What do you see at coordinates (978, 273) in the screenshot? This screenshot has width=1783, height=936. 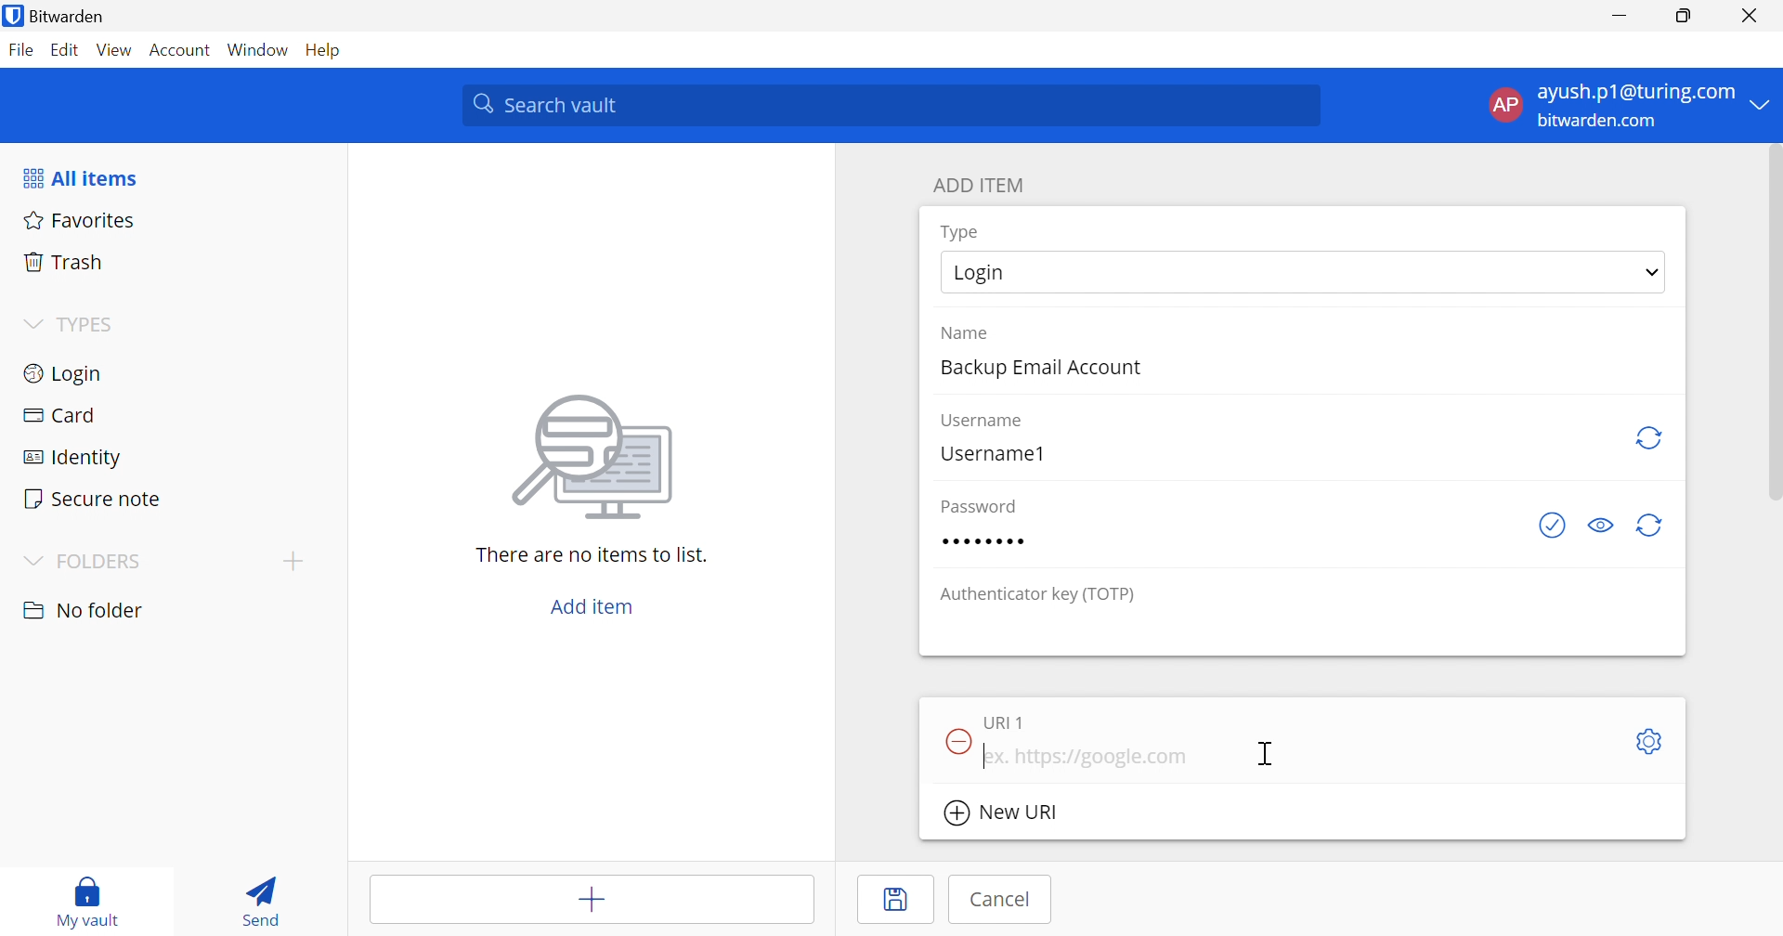 I see `Login` at bounding box center [978, 273].